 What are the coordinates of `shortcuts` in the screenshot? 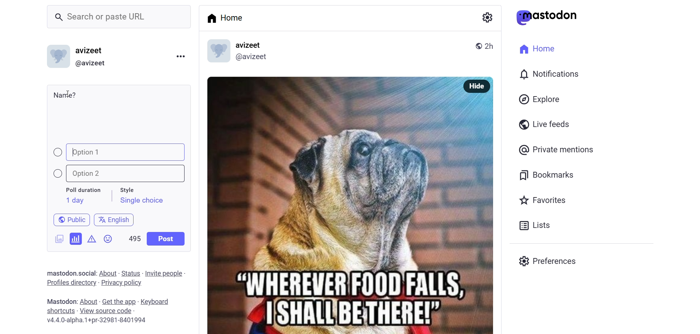 It's located at (60, 311).